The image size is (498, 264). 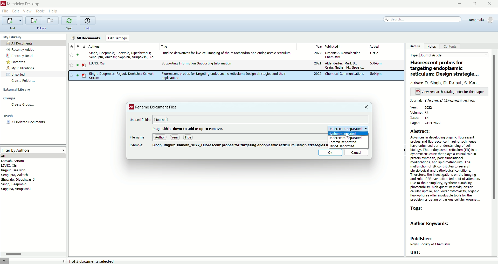 What do you see at coordinates (316, 63) in the screenshot?
I see `2021` at bounding box center [316, 63].